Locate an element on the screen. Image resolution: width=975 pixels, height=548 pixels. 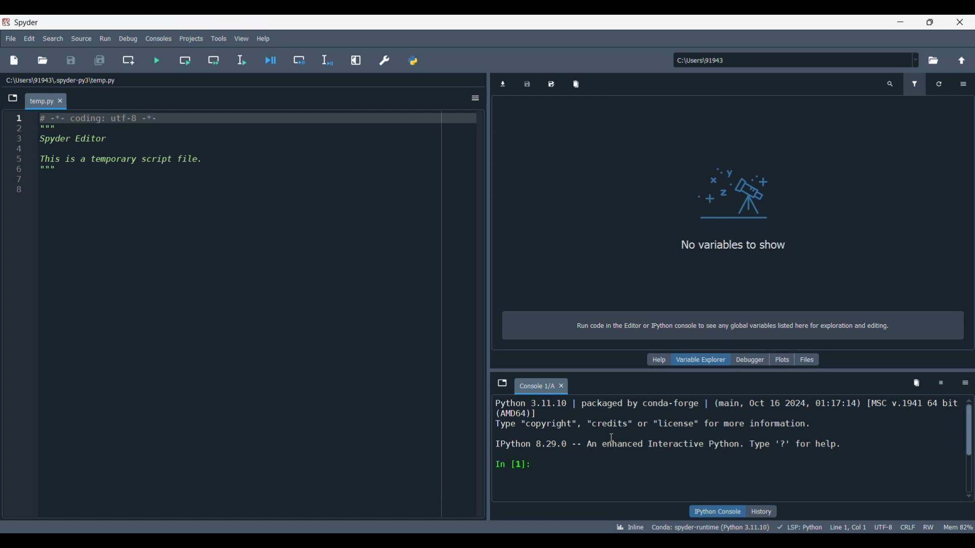
Close tab is located at coordinates (562, 386).